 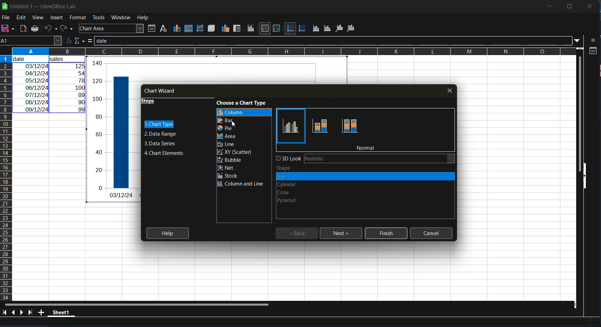 What do you see at coordinates (252, 29) in the screenshot?
I see `titles` at bounding box center [252, 29].